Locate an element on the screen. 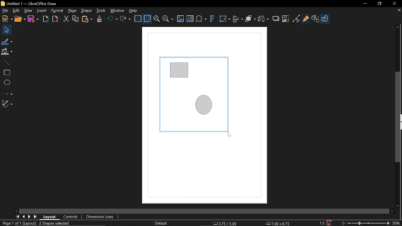 This screenshot has width=402, height=226. Line is located at coordinates (7, 62).